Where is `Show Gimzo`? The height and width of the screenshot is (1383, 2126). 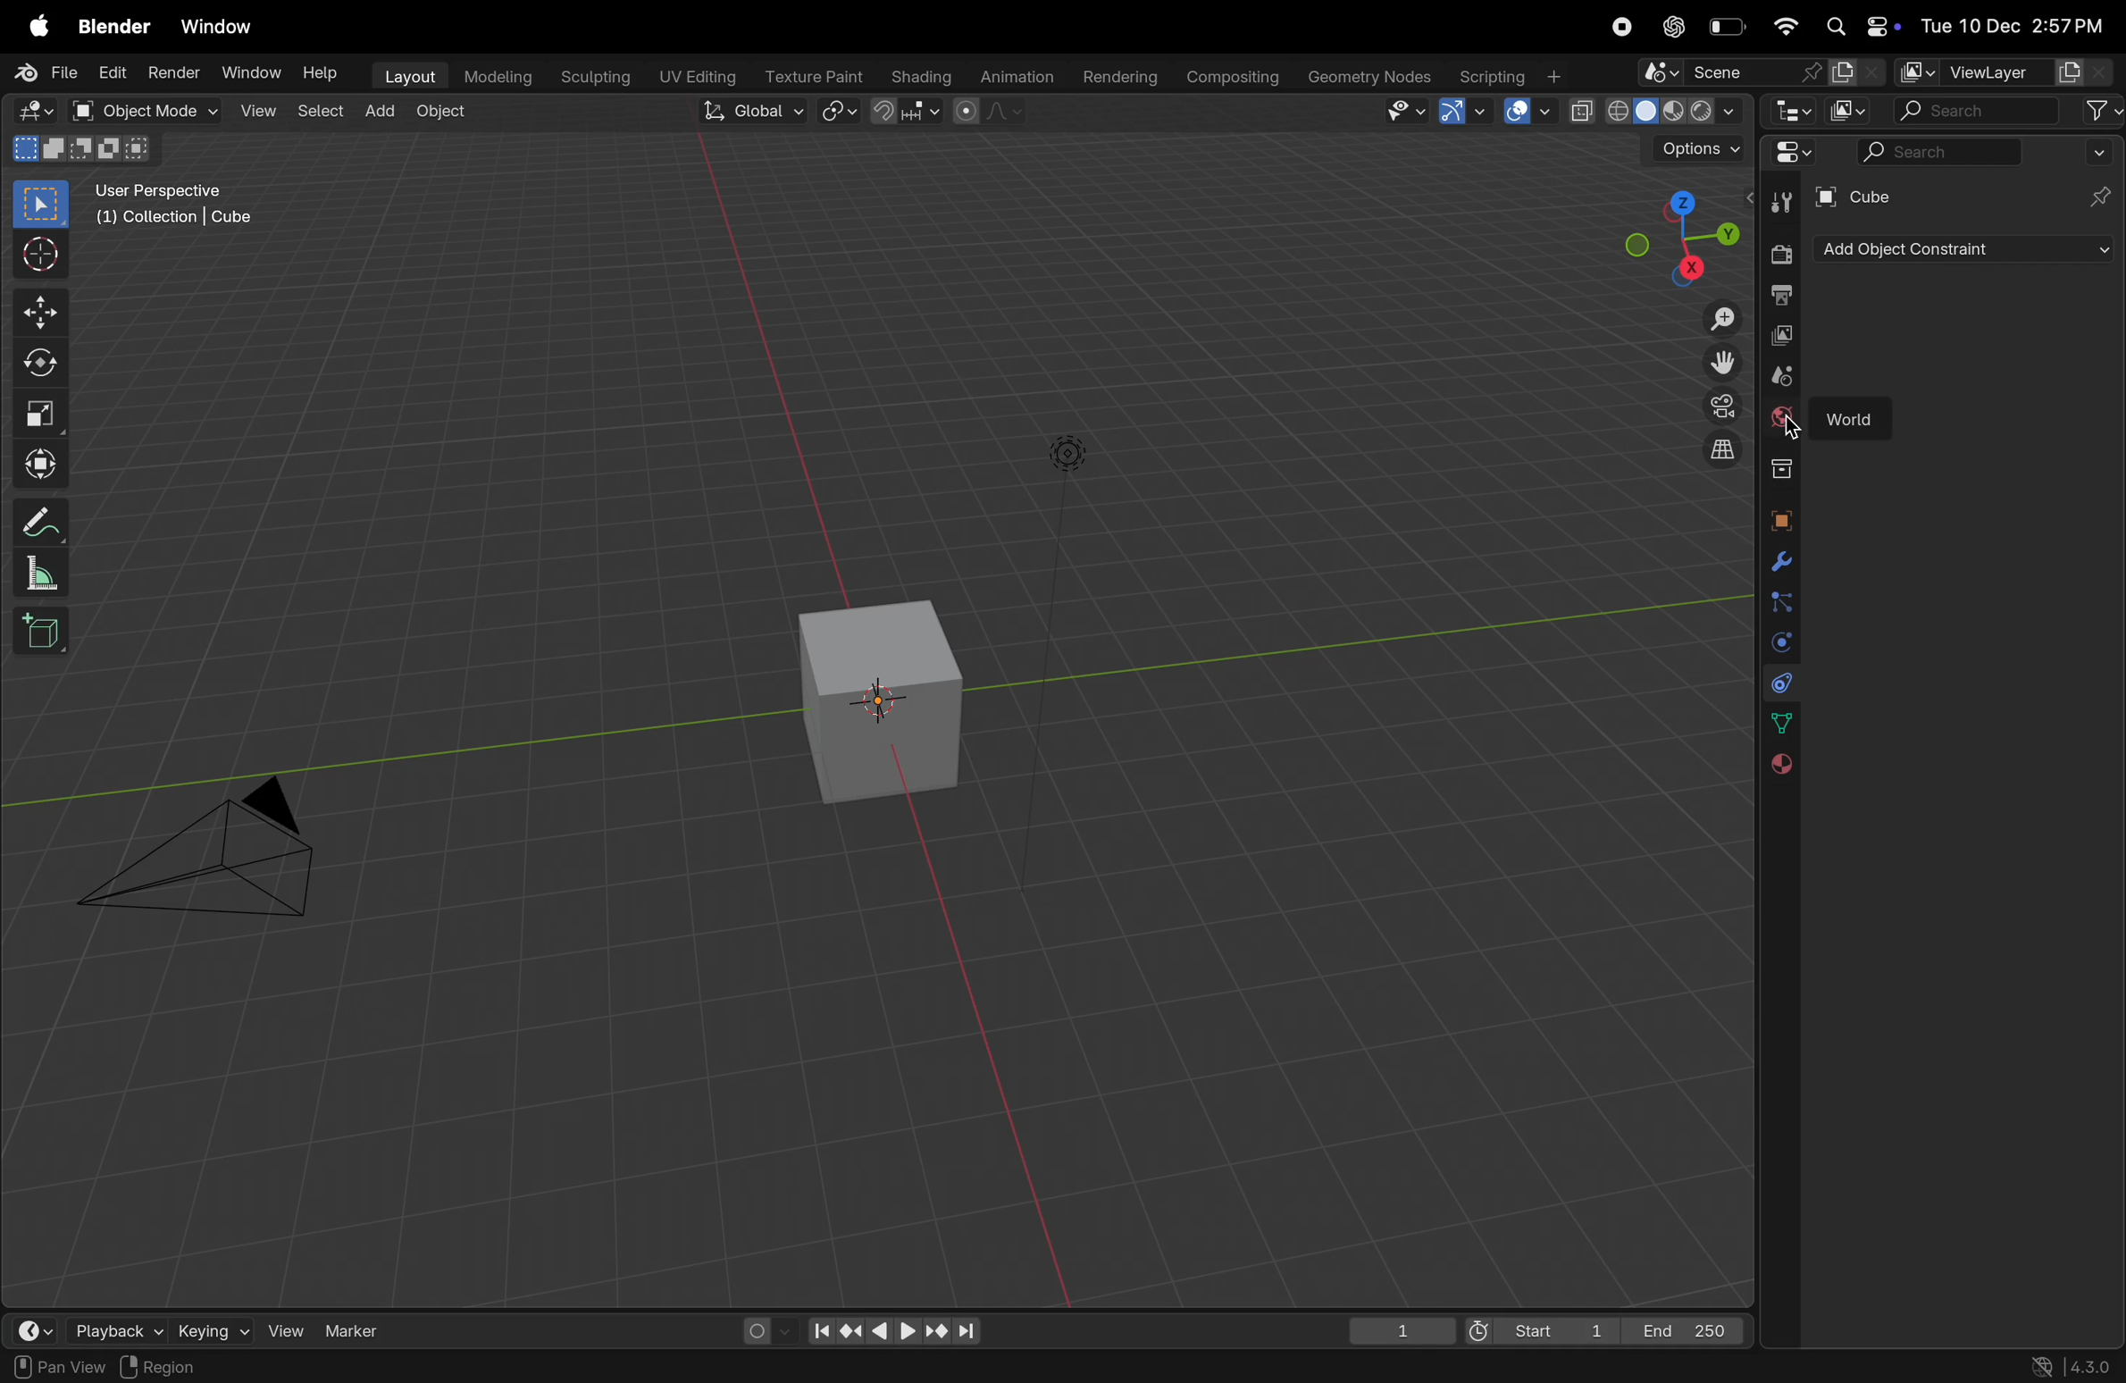 Show Gimzo is located at coordinates (1462, 113).